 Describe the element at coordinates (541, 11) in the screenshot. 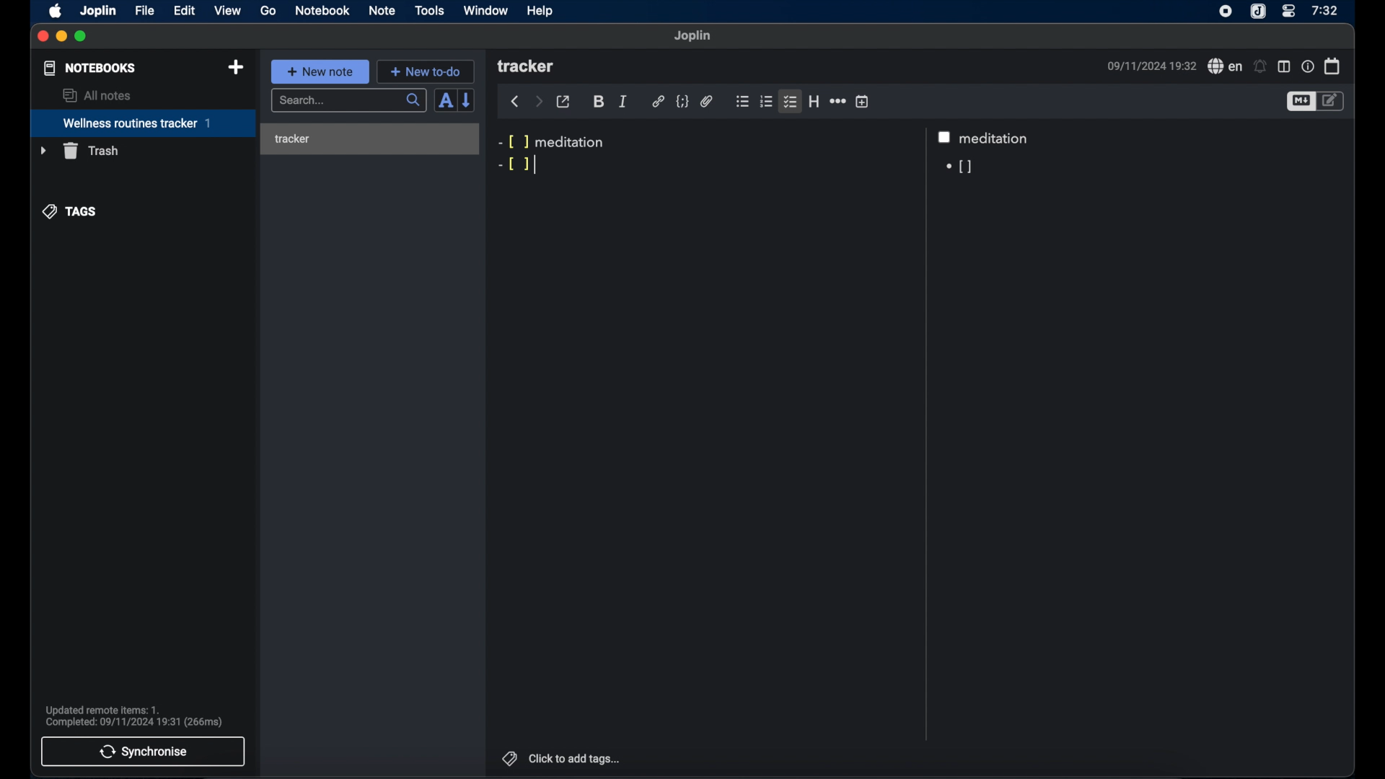

I see `help` at that location.